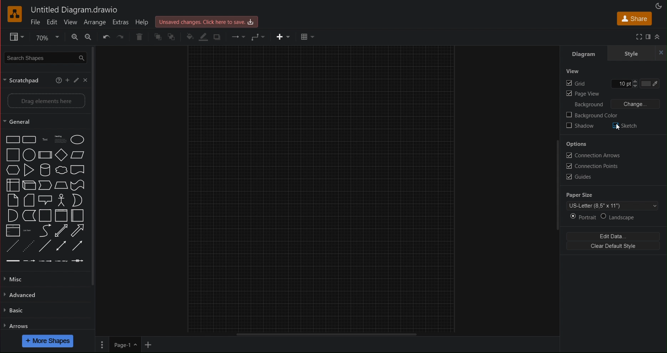 The width and height of the screenshot is (667, 353). Describe the element at coordinates (216, 36) in the screenshot. I see `Shadow` at that location.